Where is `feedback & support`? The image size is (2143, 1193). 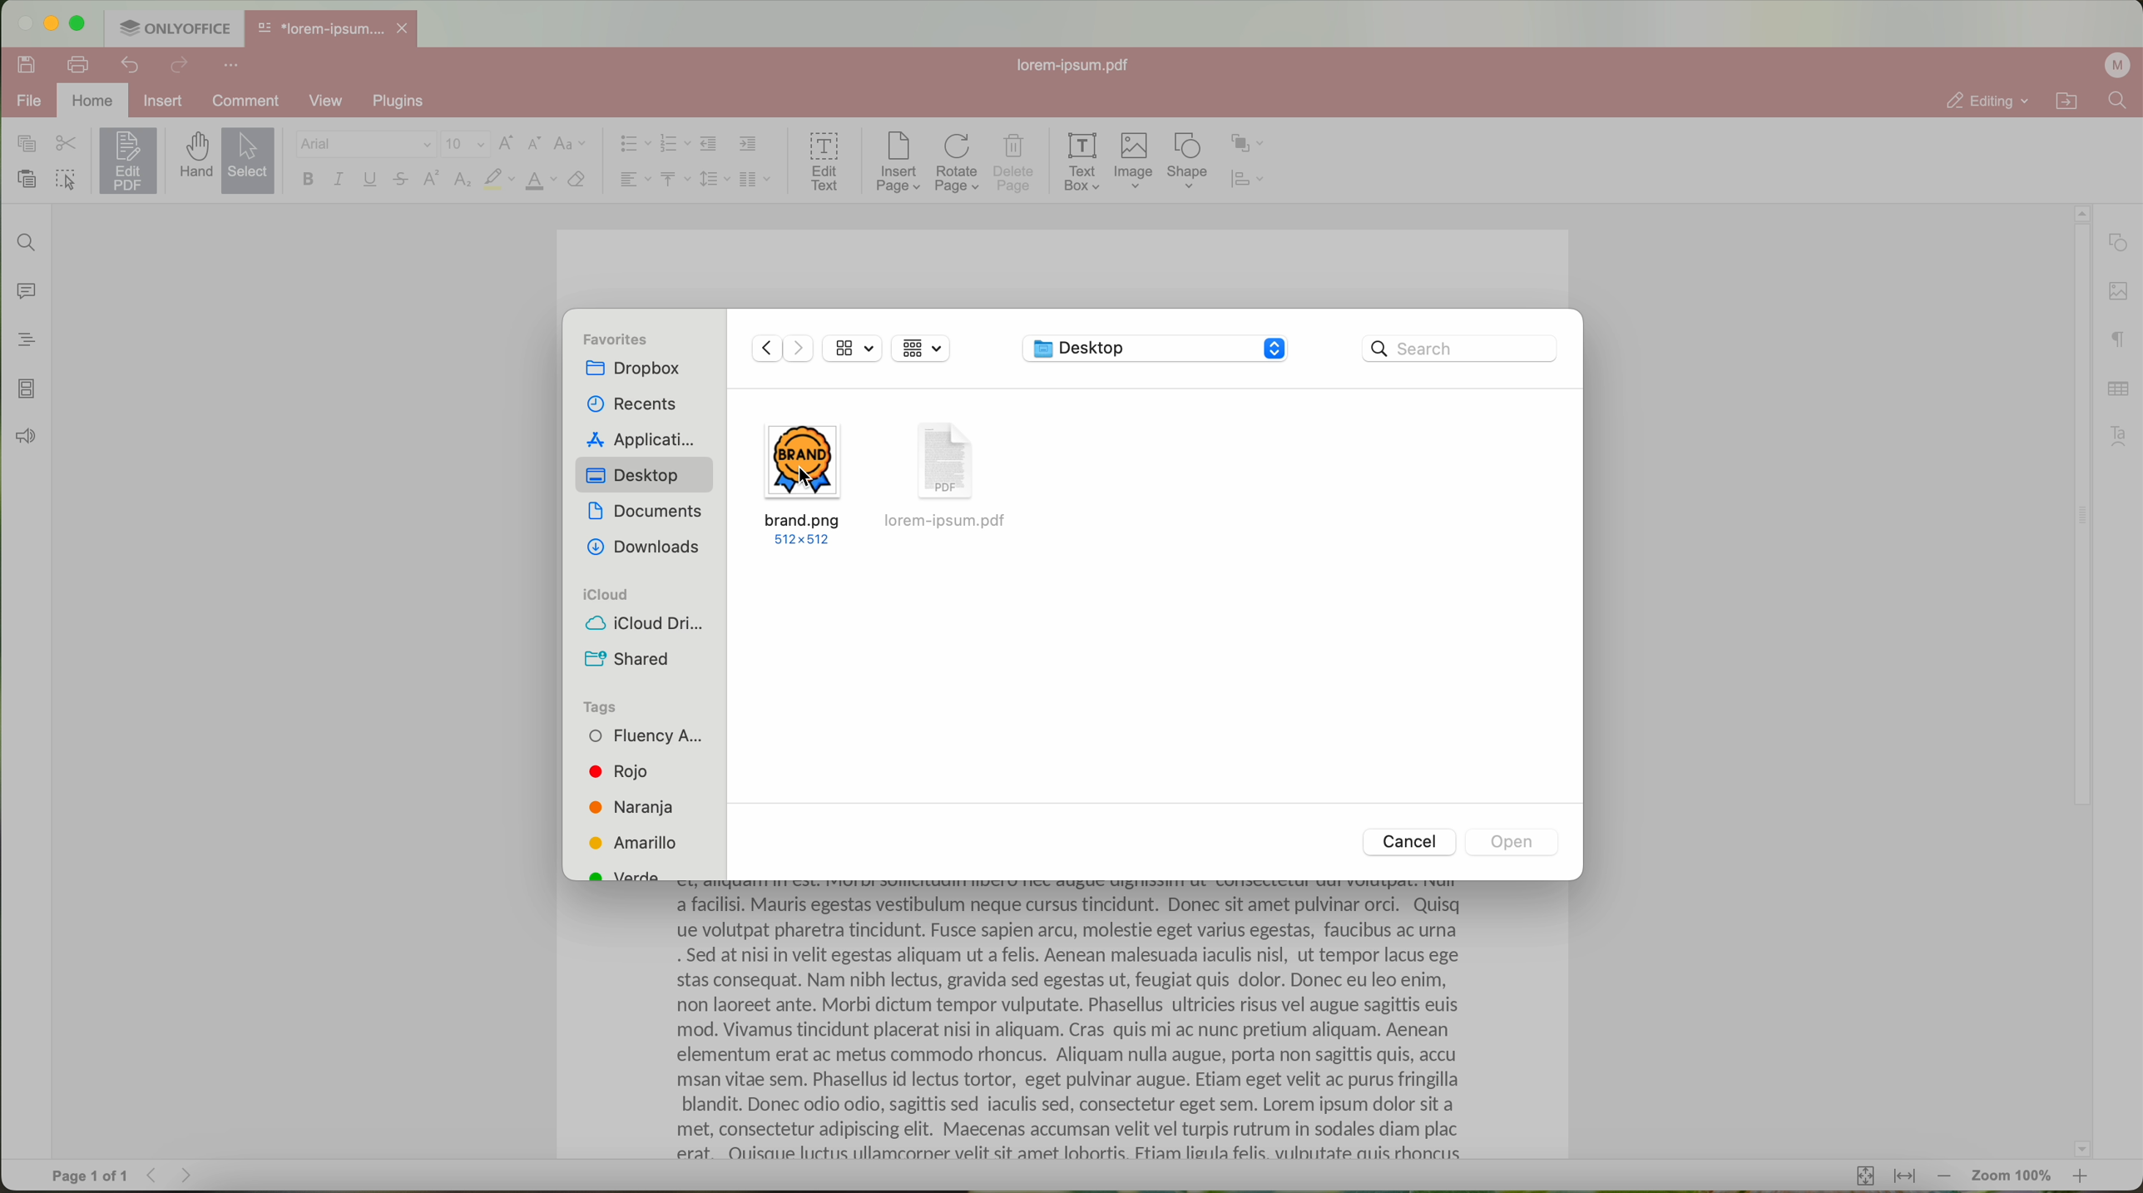 feedback & support is located at coordinates (24, 439).